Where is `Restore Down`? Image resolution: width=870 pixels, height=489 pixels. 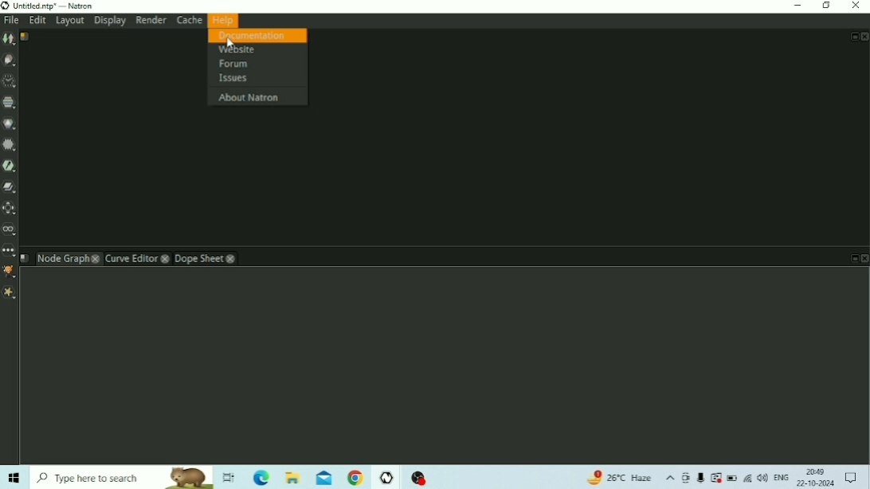 Restore Down is located at coordinates (827, 6).